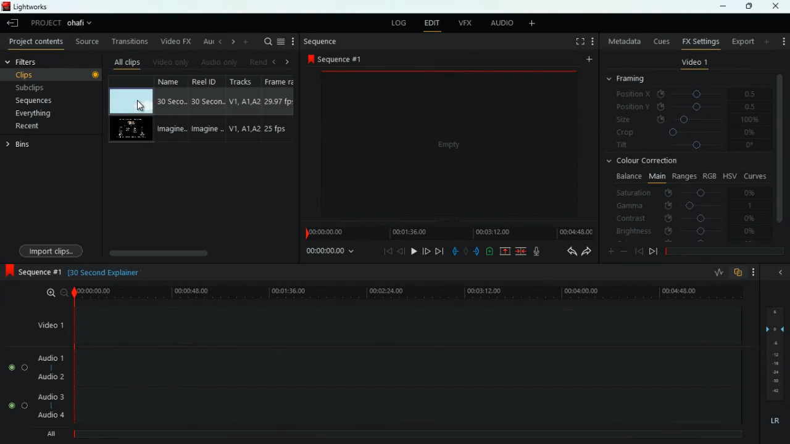 Image resolution: width=790 pixels, height=444 pixels. I want to click on Lighworks logo, so click(5, 6).